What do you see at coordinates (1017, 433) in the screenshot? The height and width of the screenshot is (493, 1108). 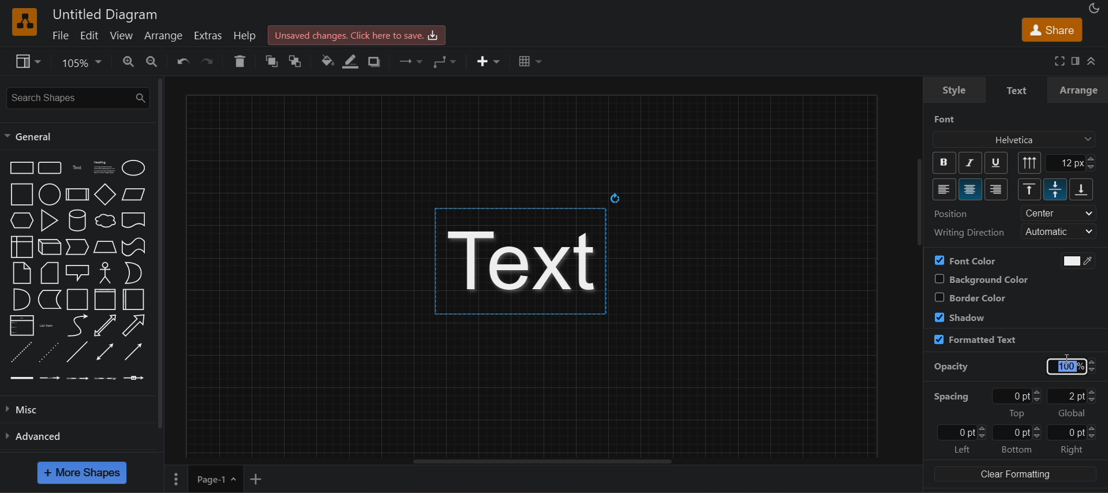 I see `0 pt` at bounding box center [1017, 433].